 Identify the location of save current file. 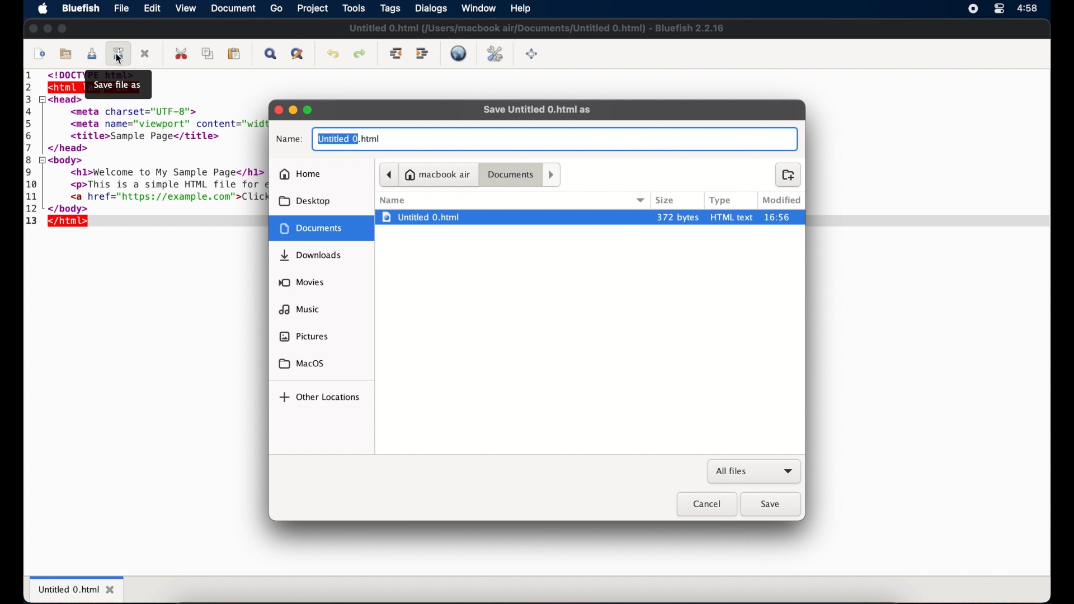
(92, 54).